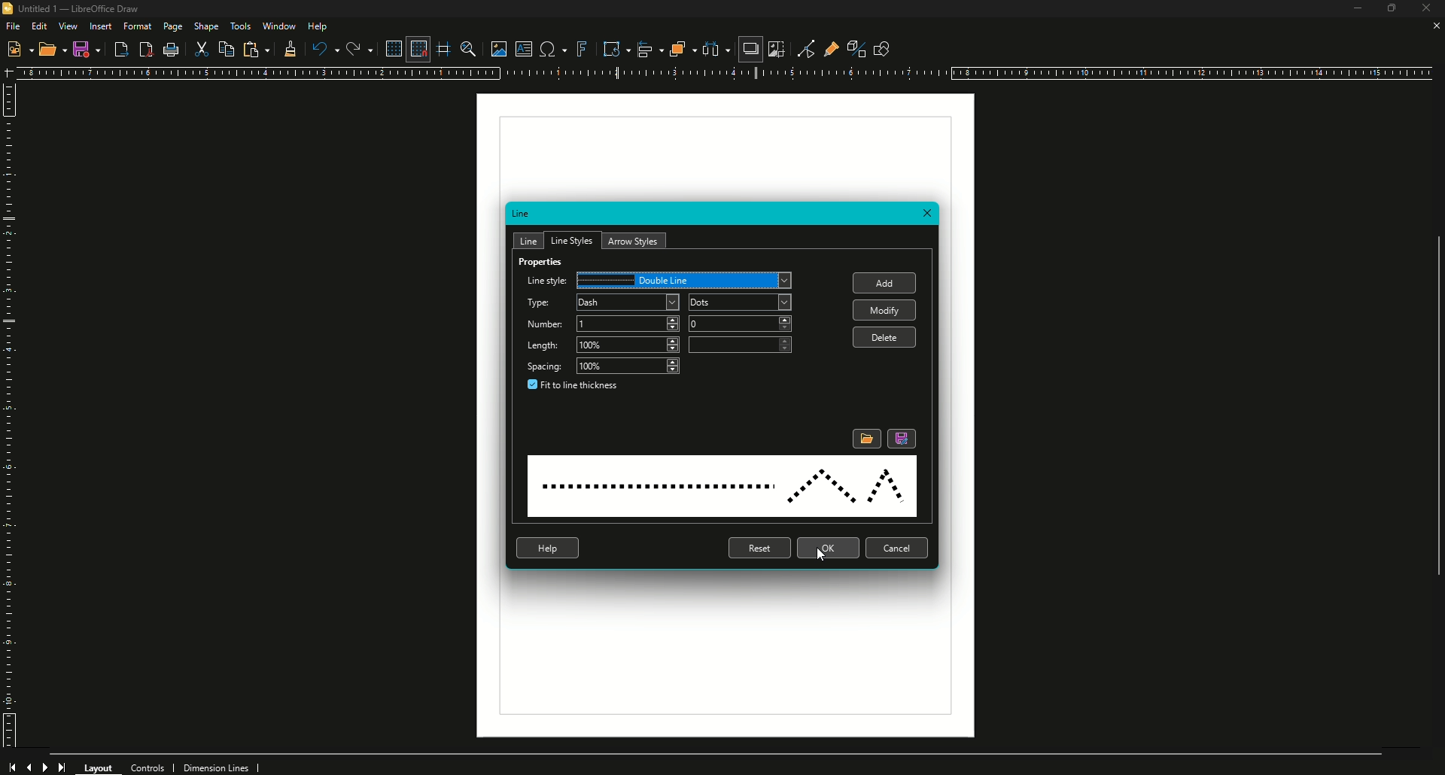 This screenshot has width=1445, height=775. Describe the element at coordinates (240, 26) in the screenshot. I see `Tools` at that location.